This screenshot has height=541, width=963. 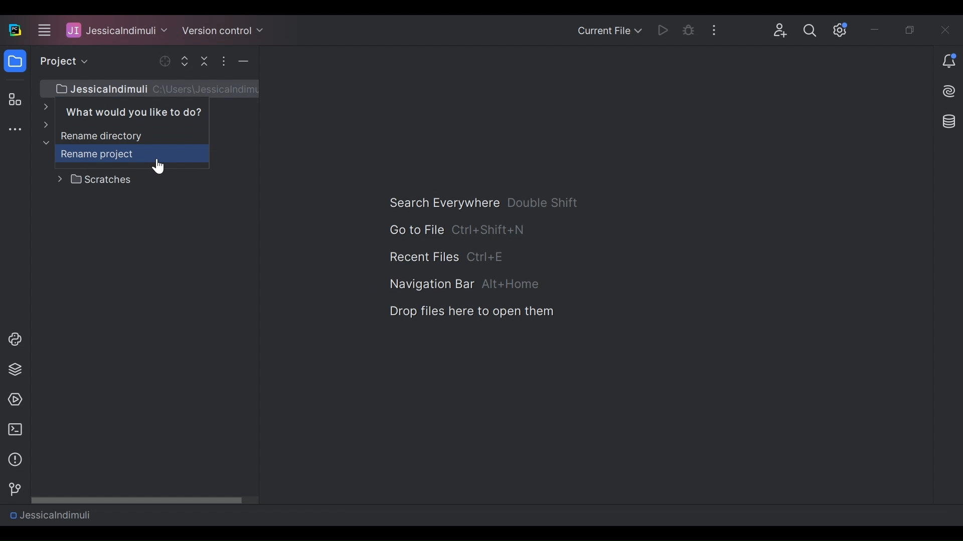 I want to click on Database, so click(x=947, y=121).